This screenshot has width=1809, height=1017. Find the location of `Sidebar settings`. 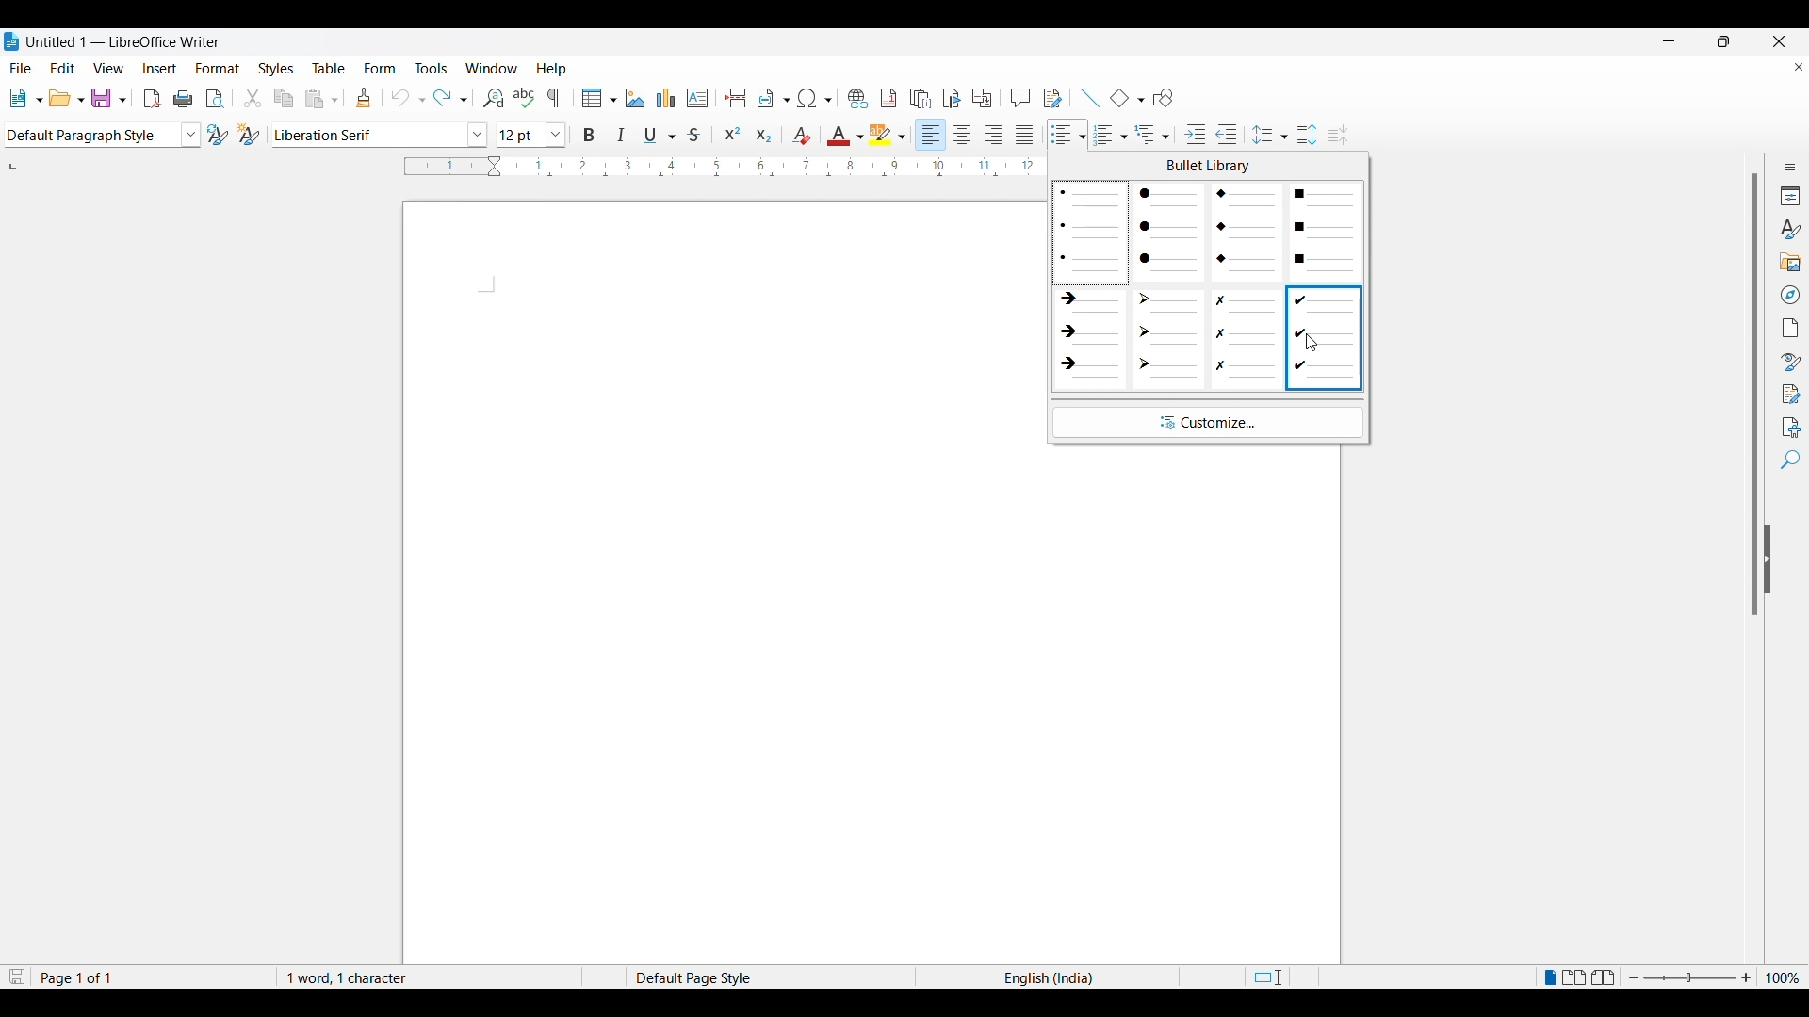

Sidebar settings is located at coordinates (1787, 164).